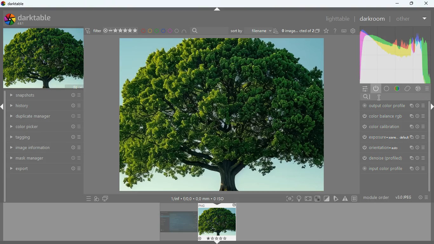 Image resolution: width=434 pixels, height=244 pixels. I want to click on semi circle, so click(185, 31).